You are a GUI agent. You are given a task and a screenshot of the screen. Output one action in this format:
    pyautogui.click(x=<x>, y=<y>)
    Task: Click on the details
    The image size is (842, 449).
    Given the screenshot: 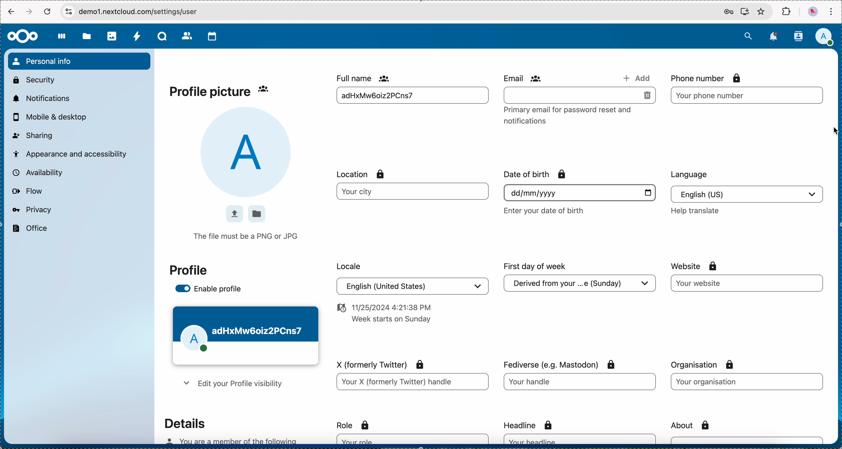 What is the action you would take?
    pyautogui.click(x=184, y=423)
    